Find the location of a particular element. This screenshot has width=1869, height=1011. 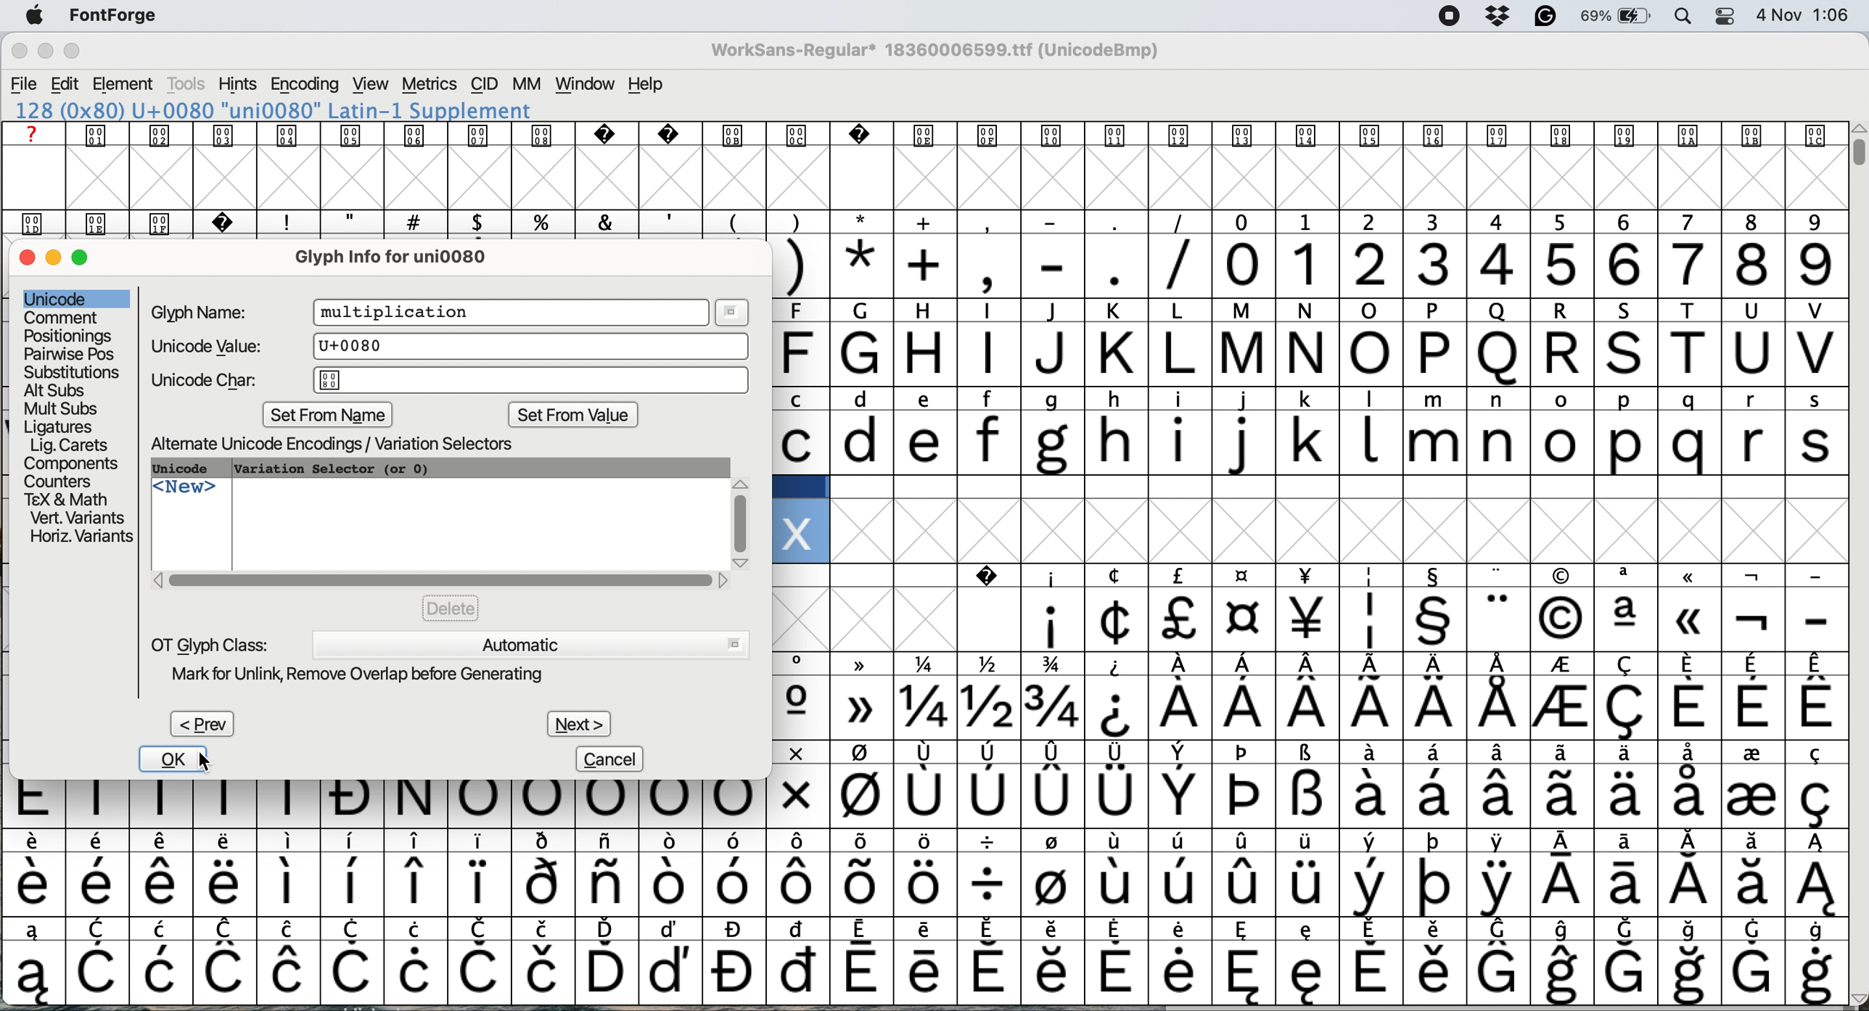

minimise is located at coordinates (55, 257).